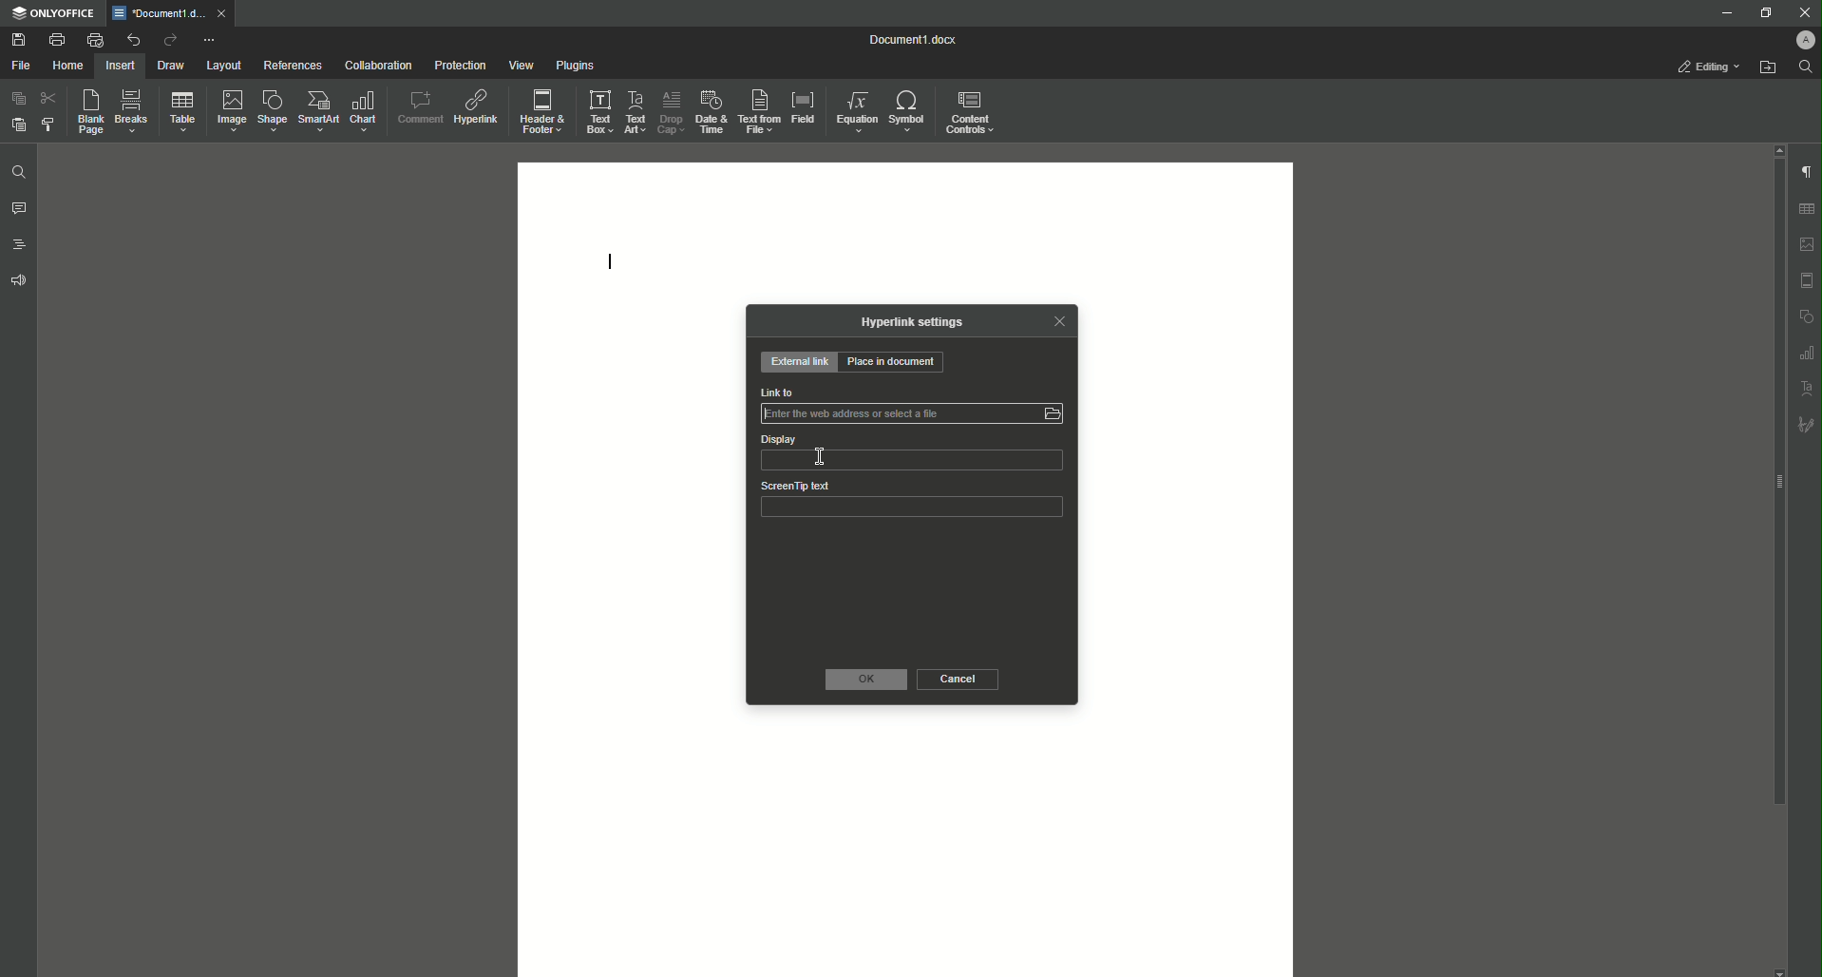 The height and width of the screenshot is (977, 1822). Describe the element at coordinates (1806, 67) in the screenshot. I see `Find` at that location.